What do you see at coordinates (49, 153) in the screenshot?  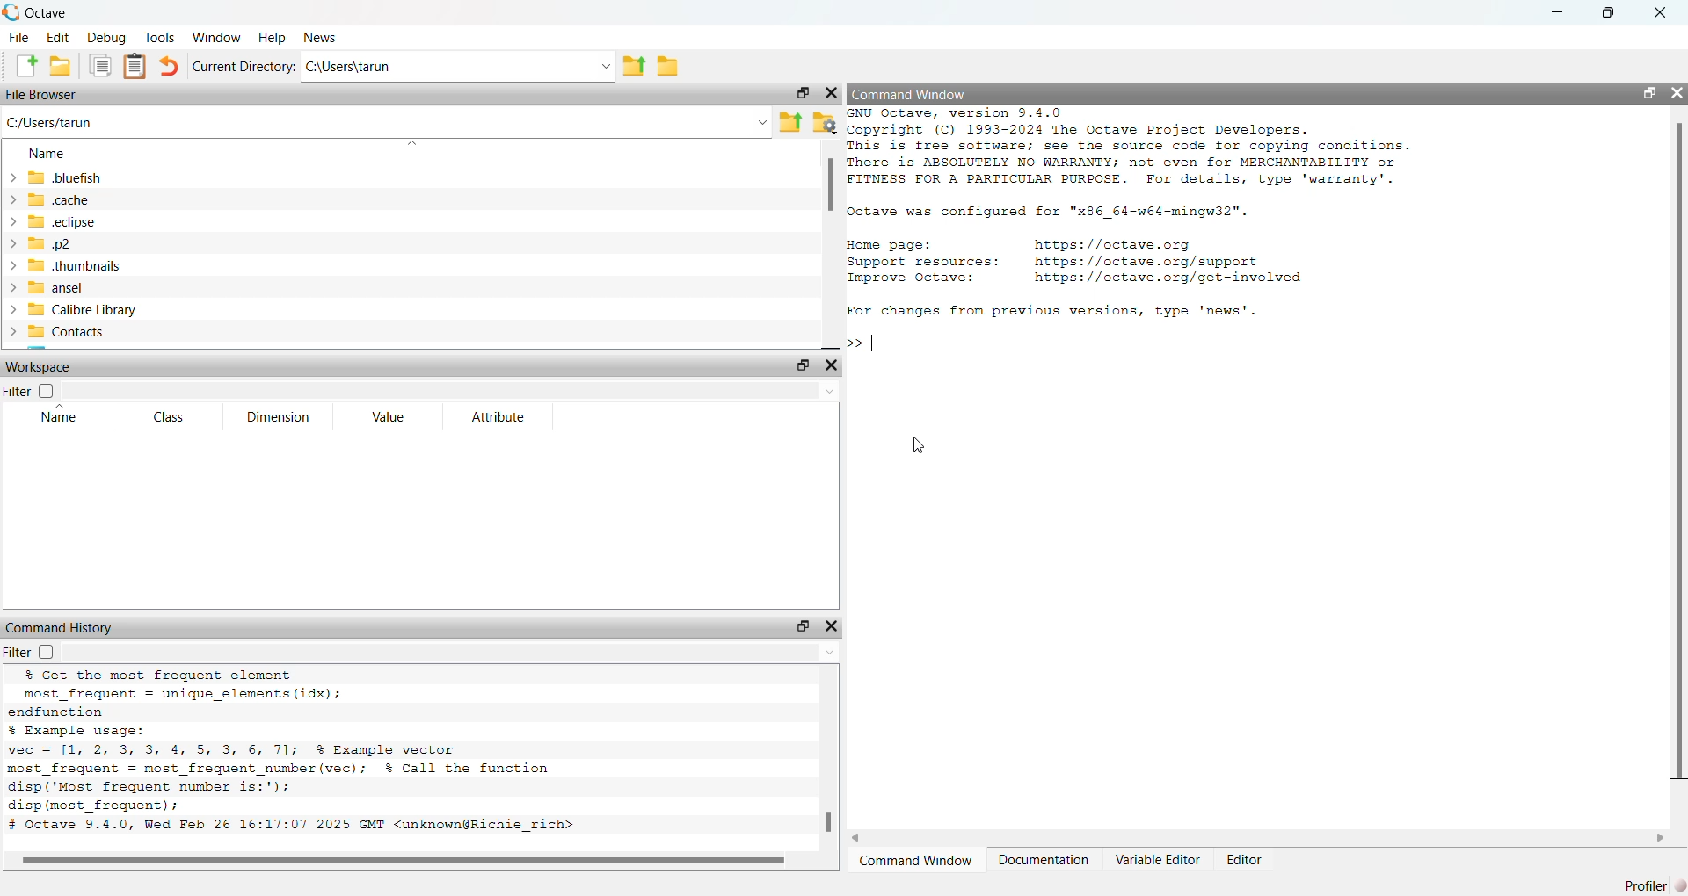 I see `Name` at bounding box center [49, 153].